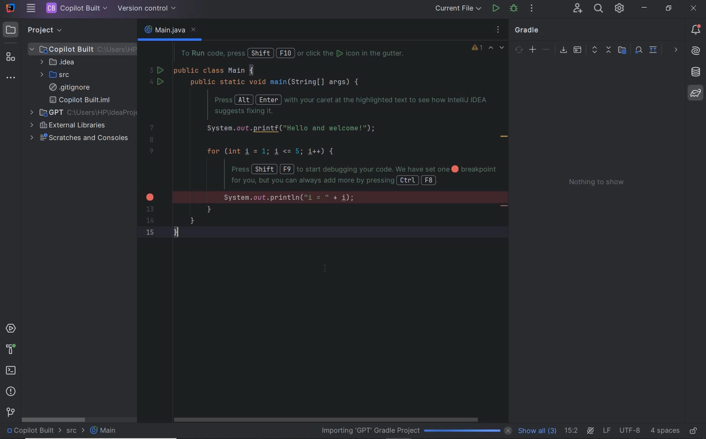 Image resolution: width=706 pixels, height=439 pixels. What do you see at coordinates (12, 328) in the screenshot?
I see `services` at bounding box center [12, 328].